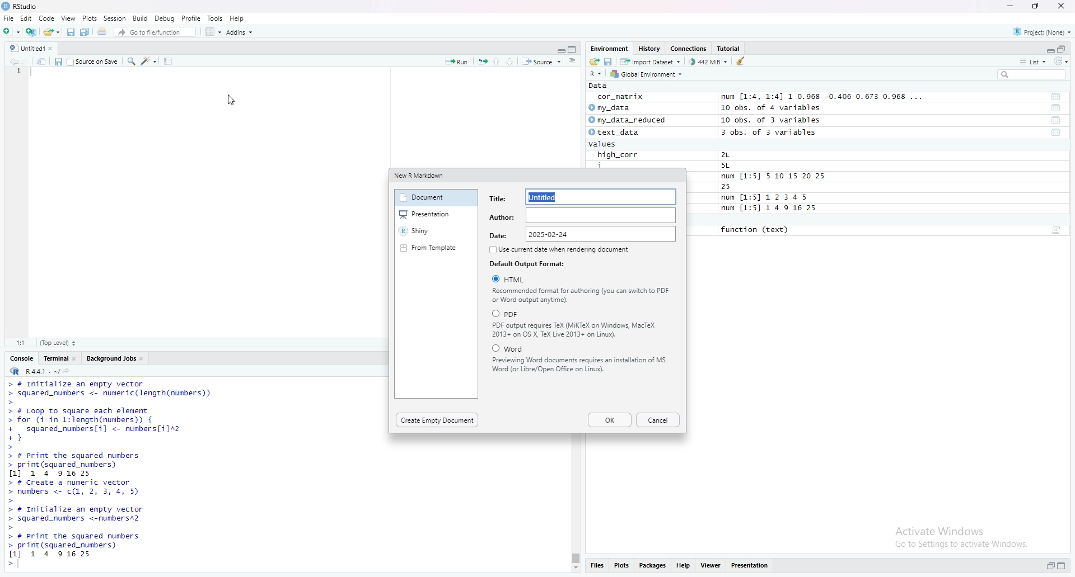  I want to click on Close, so click(54, 47).